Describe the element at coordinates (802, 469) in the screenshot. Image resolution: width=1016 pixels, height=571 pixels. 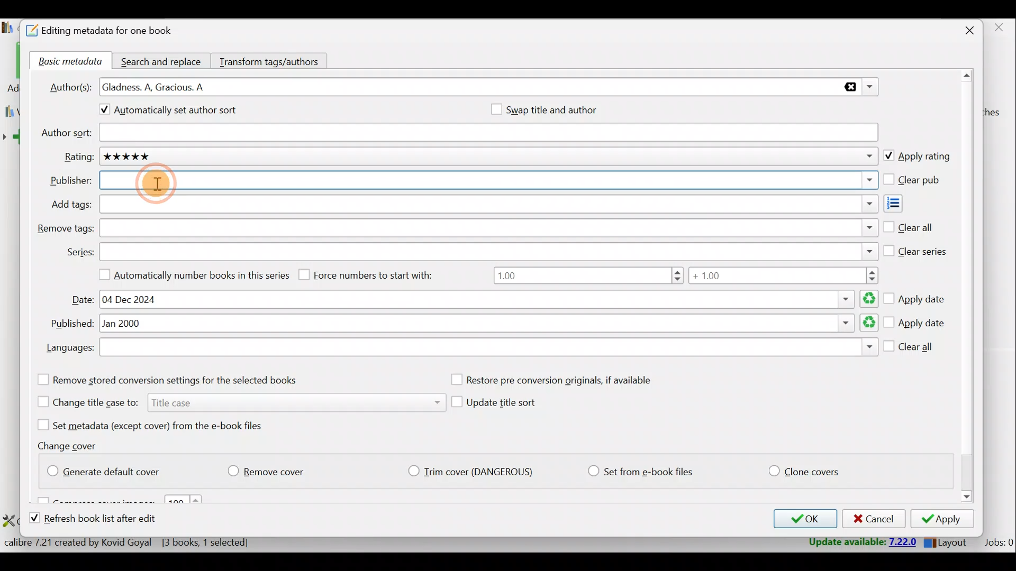
I see `Clone covers` at that location.